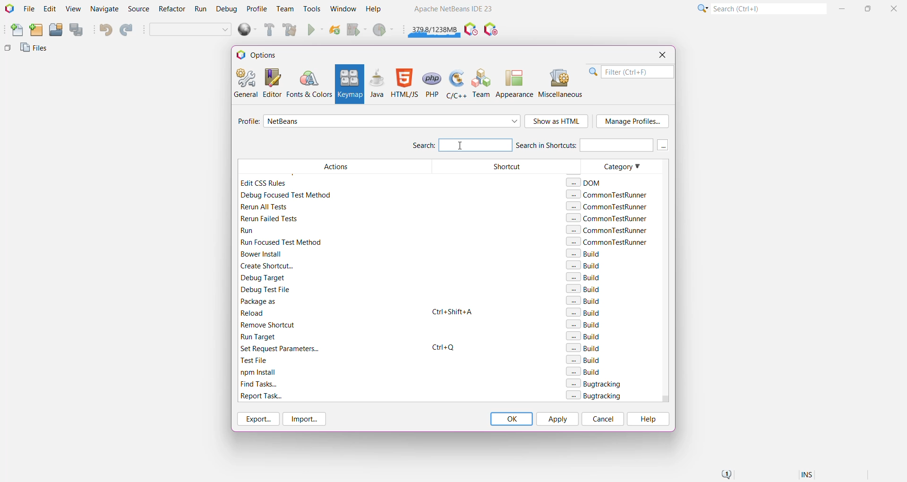 This screenshot has width=907, height=482. What do you see at coordinates (475, 145) in the screenshot?
I see `Type the next action to set Keyboard shortcut` at bounding box center [475, 145].